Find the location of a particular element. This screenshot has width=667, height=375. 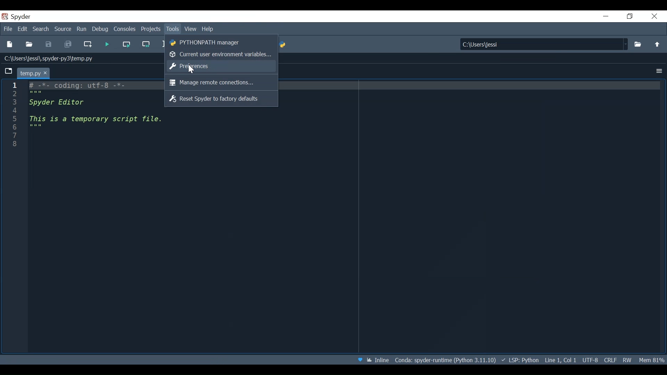

Move up is located at coordinates (656, 44).